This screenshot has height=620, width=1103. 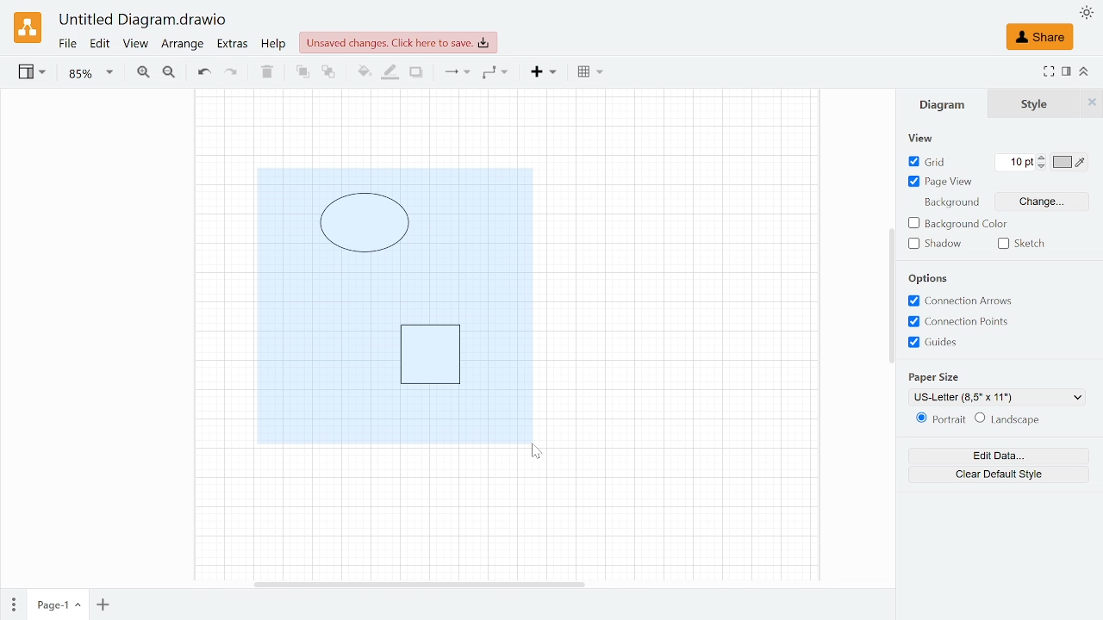 What do you see at coordinates (203, 73) in the screenshot?
I see `Undo` at bounding box center [203, 73].